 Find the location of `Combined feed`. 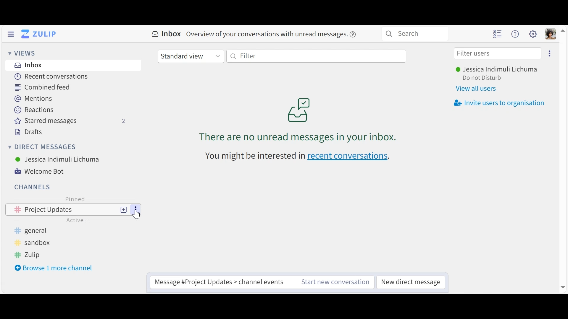

Combined feed is located at coordinates (45, 87).